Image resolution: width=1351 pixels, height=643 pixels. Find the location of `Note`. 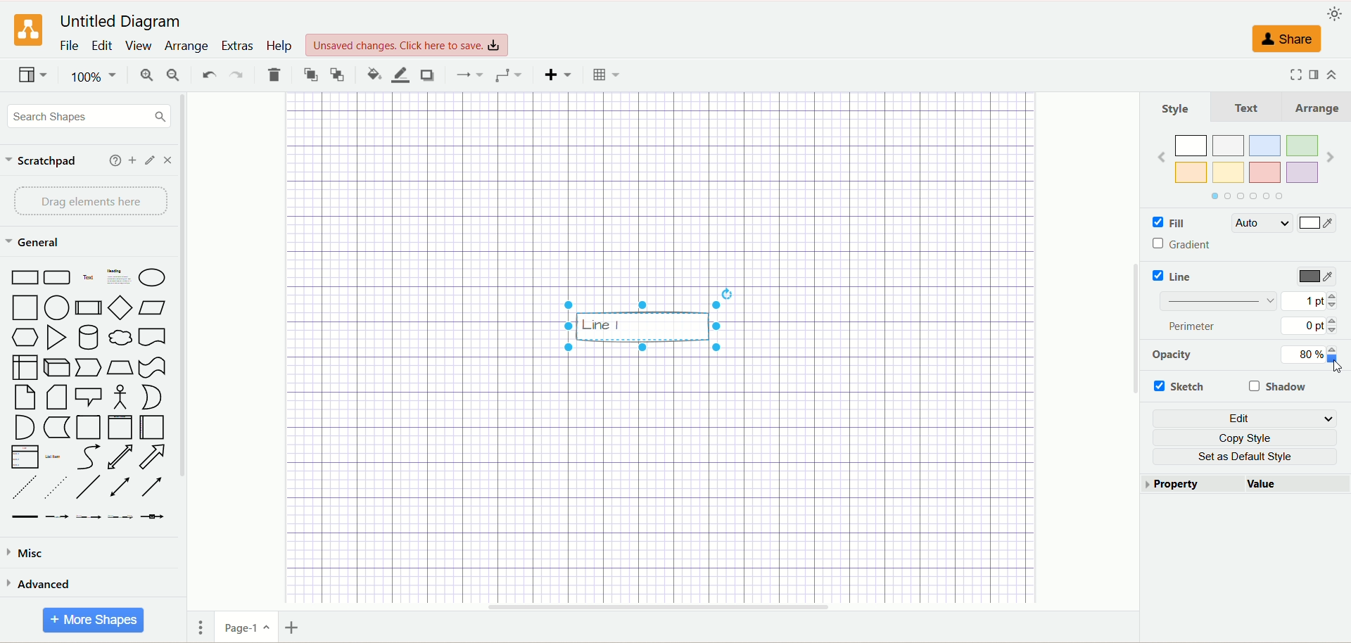

Note is located at coordinates (23, 397).